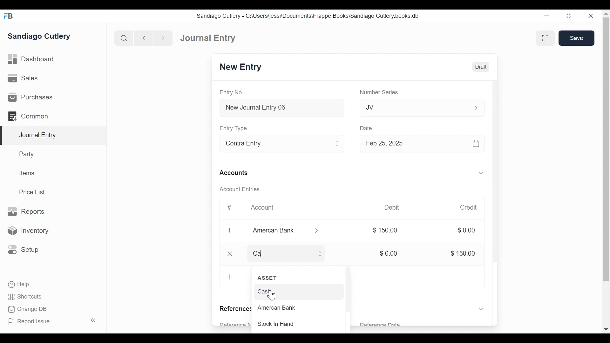 The image size is (610, 343). I want to click on Expand, so click(324, 255).